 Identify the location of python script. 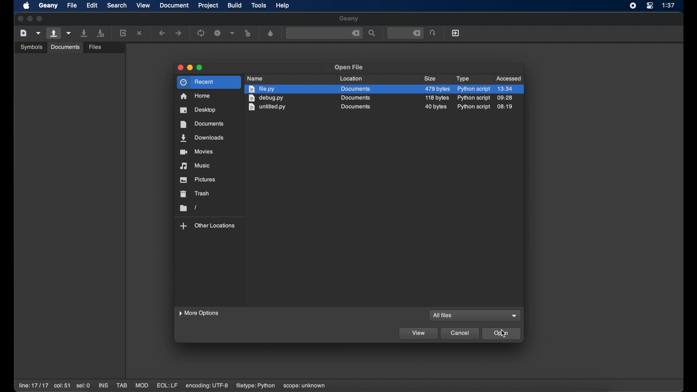
(473, 98).